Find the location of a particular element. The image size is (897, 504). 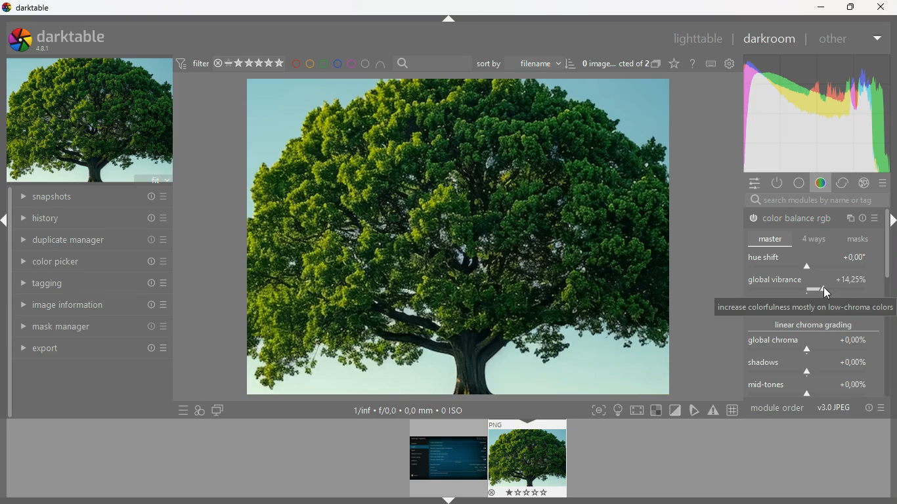

cursor is located at coordinates (825, 295).